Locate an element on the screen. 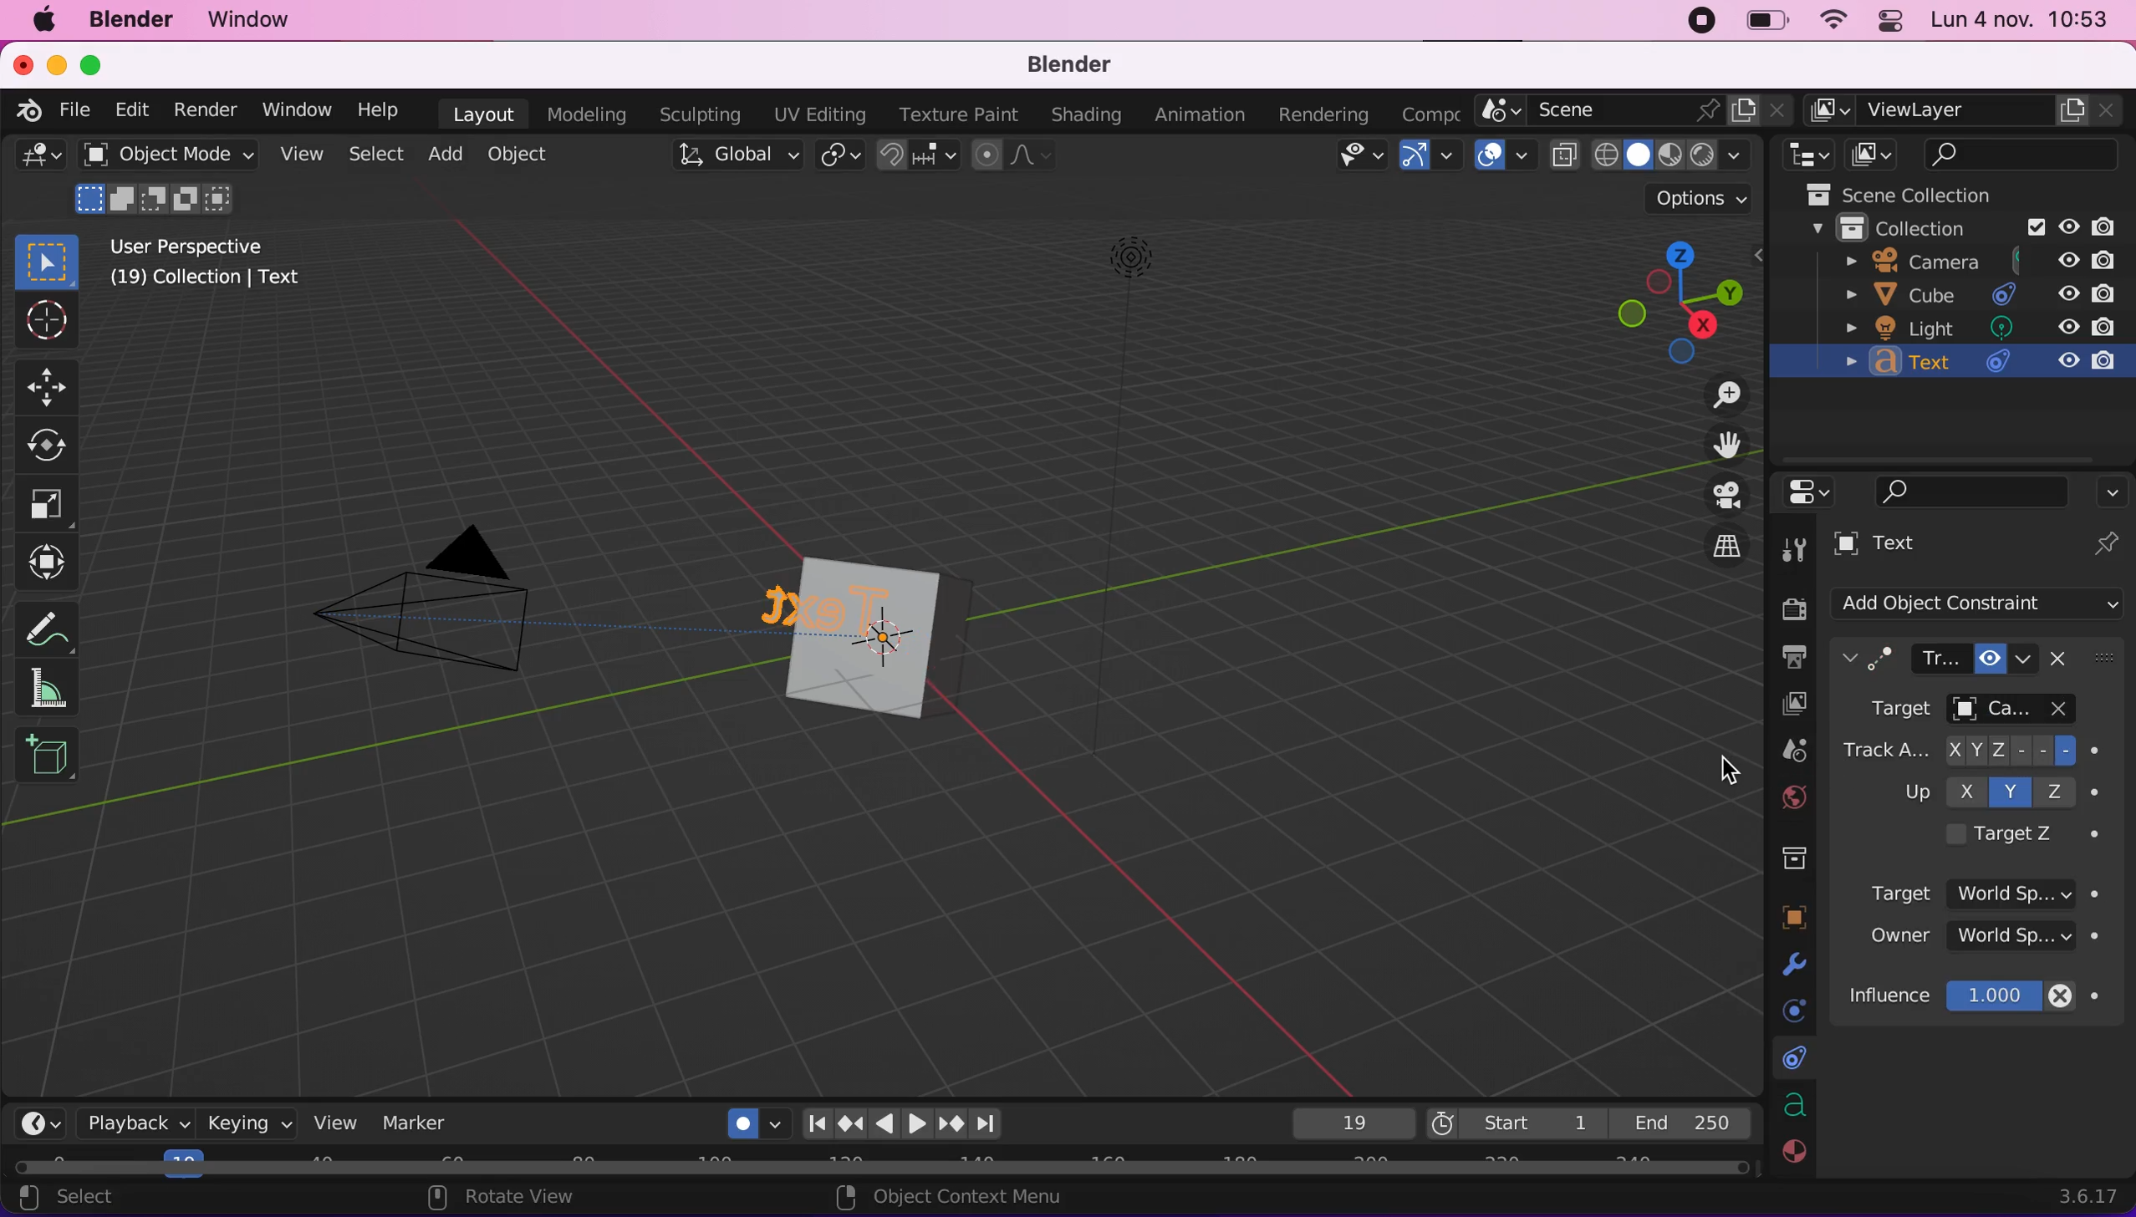  file is located at coordinates (76, 109).